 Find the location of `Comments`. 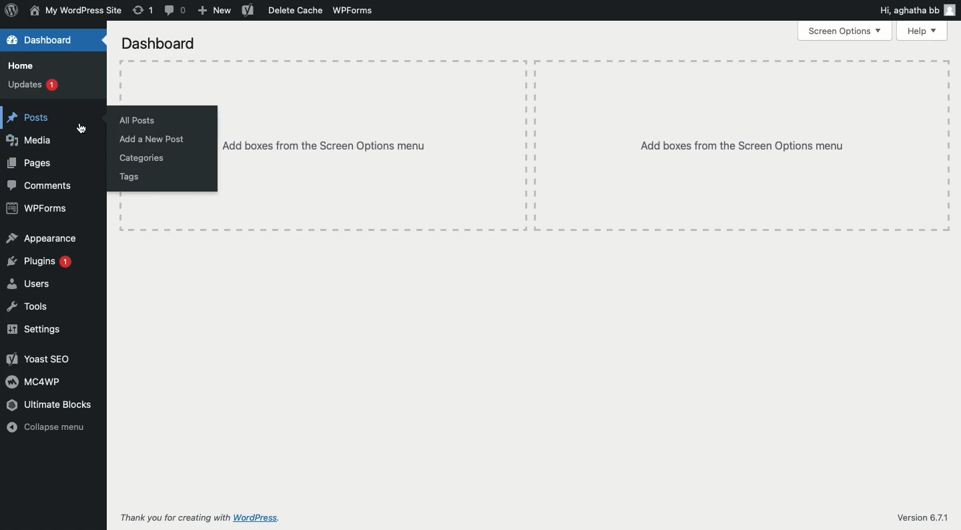

Comments is located at coordinates (41, 185).